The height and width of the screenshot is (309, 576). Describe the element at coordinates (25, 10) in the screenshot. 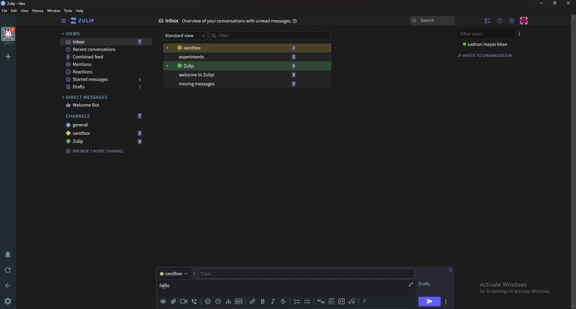

I see `view` at that location.